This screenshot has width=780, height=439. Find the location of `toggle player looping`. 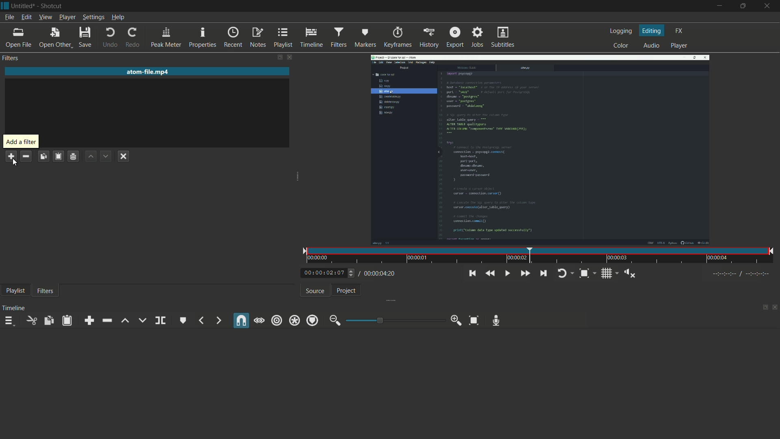

toggle player looping is located at coordinates (566, 274).